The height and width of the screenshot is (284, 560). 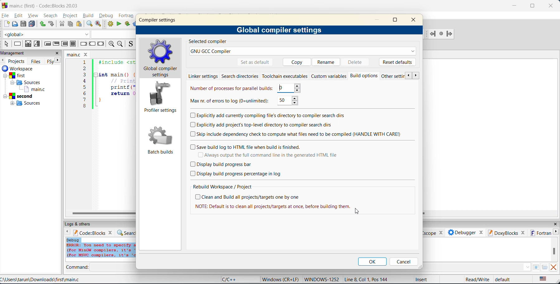 What do you see at coordinates (433, 34) in the screenshot?
I see `jump back` at bounding box center [433, 34].